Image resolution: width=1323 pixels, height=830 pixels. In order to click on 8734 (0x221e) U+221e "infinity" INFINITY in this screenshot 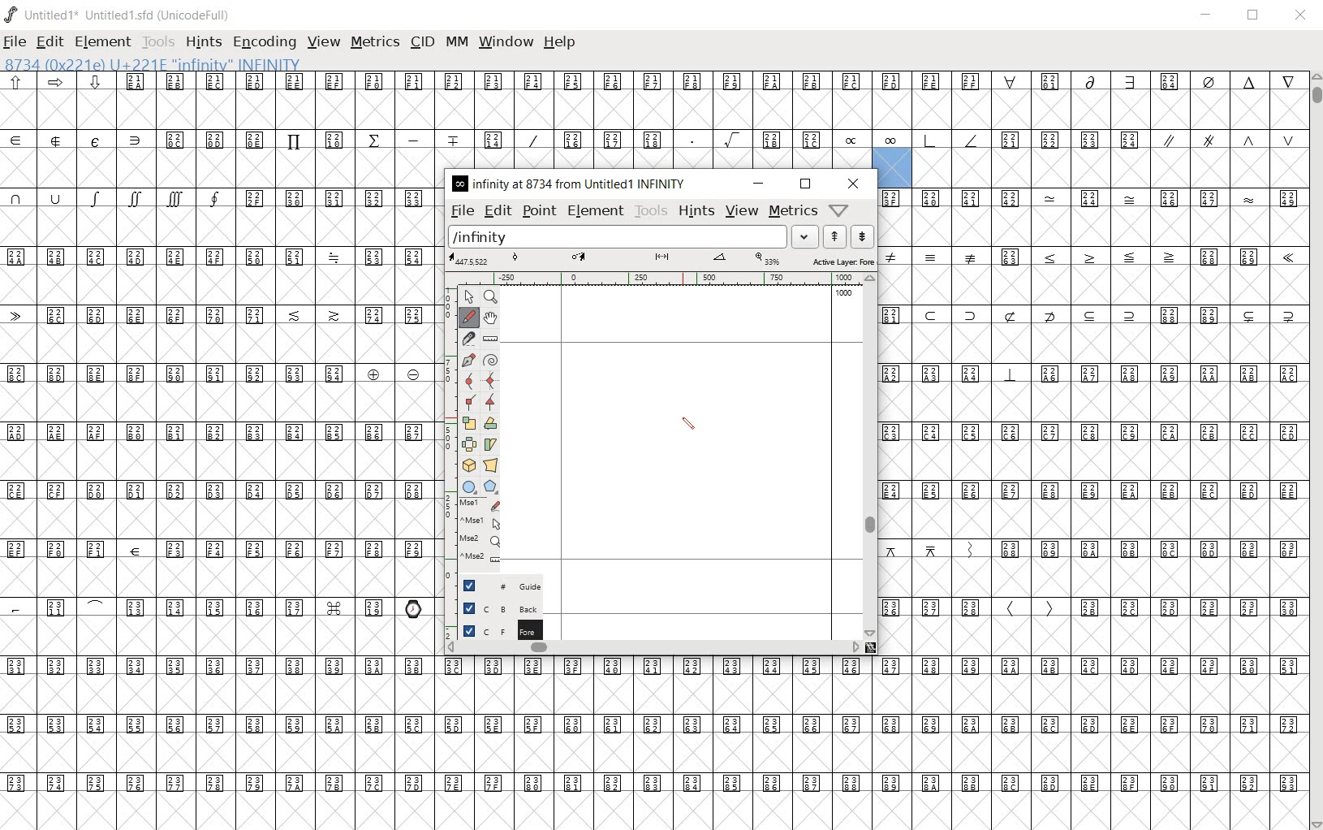, I will do `click(154, 63)`.